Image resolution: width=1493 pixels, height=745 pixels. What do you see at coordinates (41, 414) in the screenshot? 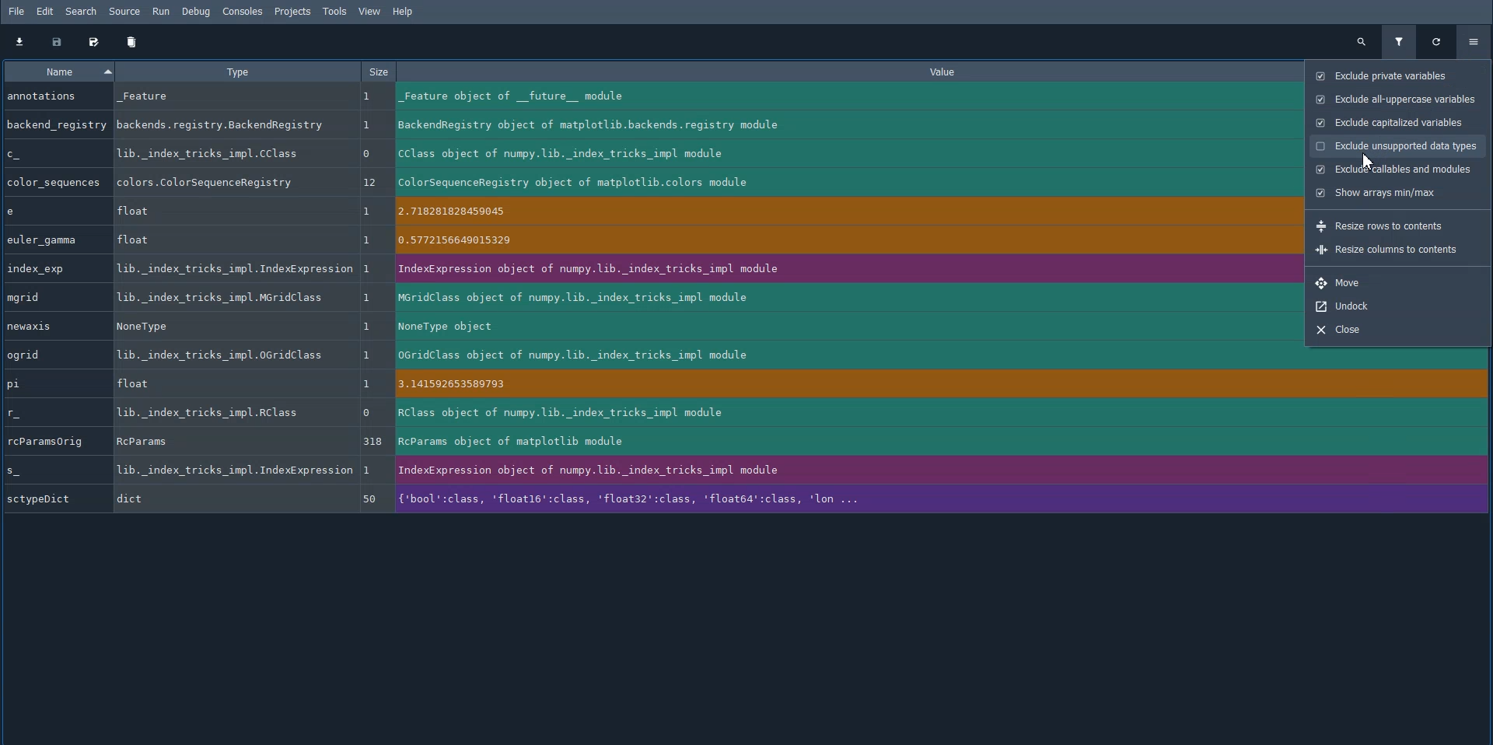
I see `r` at bounding box center [41, 414].